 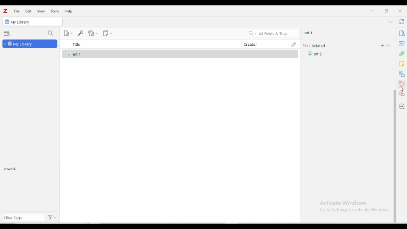 What do you see at coordinates (391, 22) in the screenshot?
I see `collapse section` at bounding box center [391, 22].